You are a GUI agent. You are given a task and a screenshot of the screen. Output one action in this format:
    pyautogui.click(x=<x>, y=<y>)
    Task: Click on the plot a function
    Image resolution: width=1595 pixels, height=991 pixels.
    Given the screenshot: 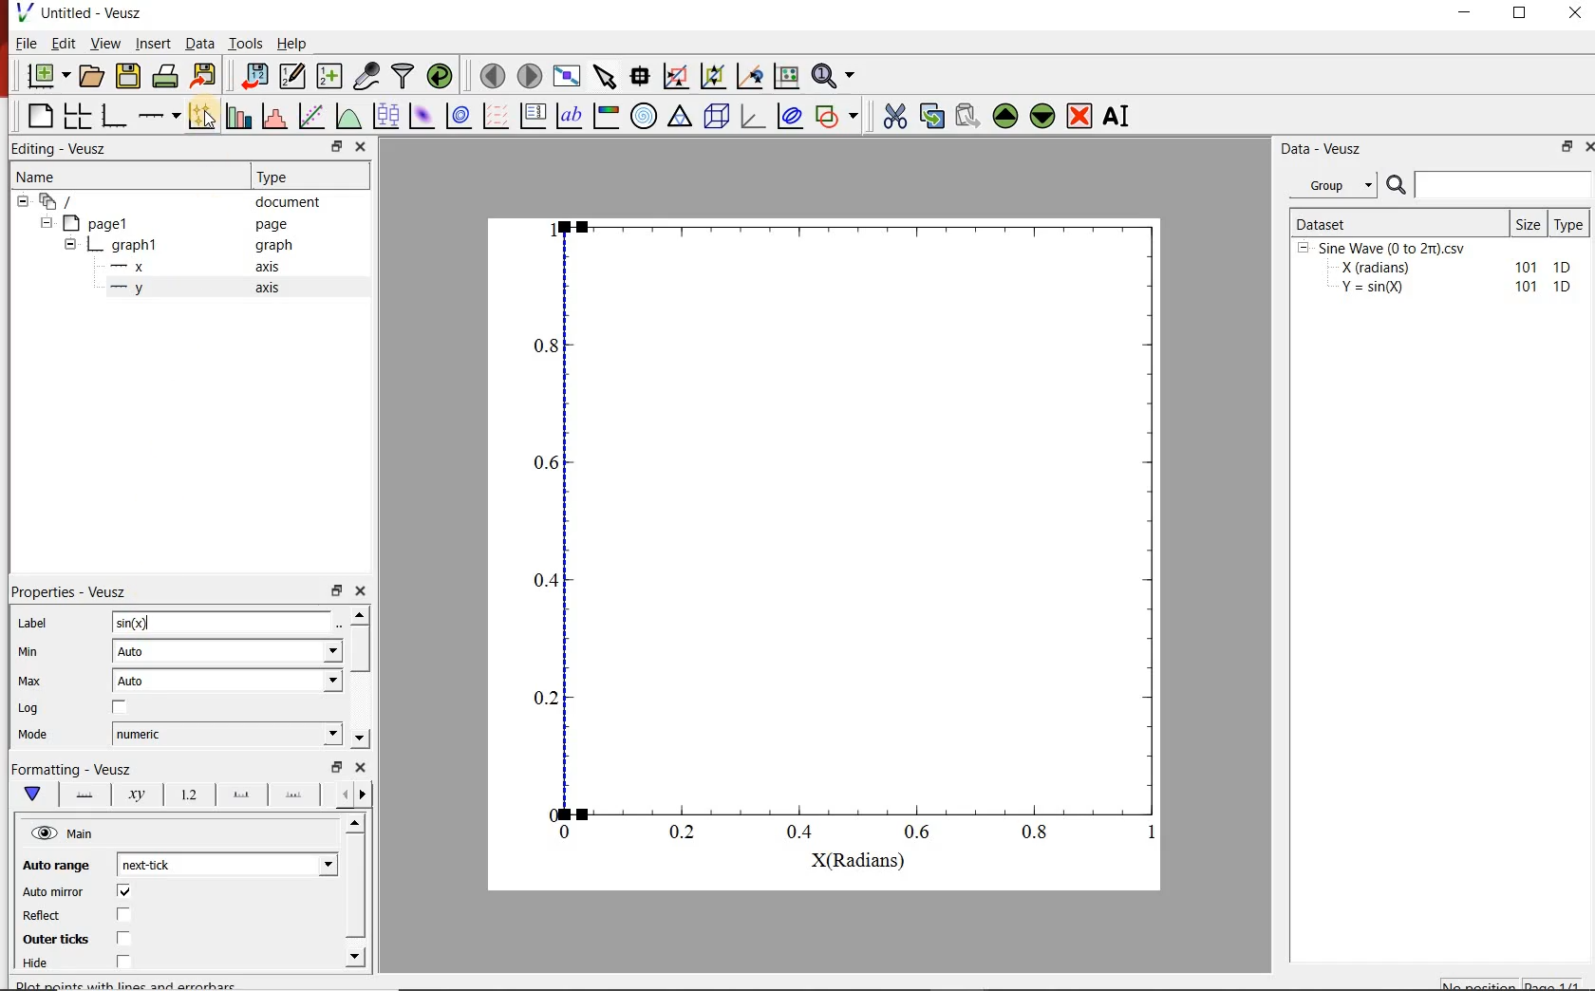 What is the action you would take?
    pyautogui.click(x=350, y=115)
    